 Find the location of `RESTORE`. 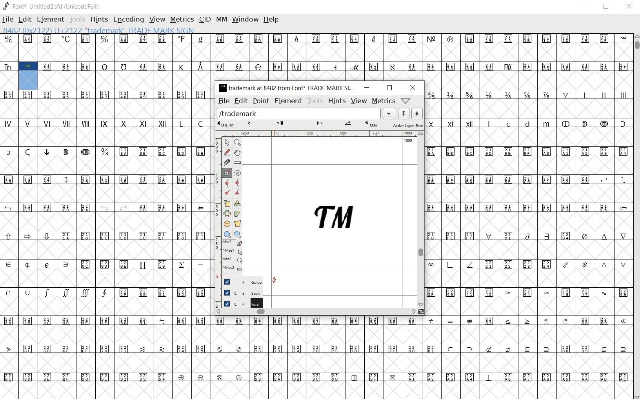

RESTORE is located at coordinates (606, 7).